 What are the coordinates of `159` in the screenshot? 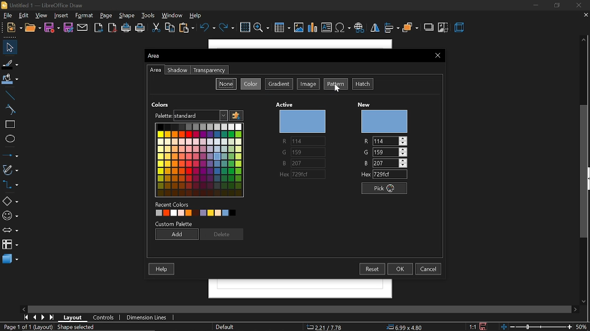 It's located at (393, 151).